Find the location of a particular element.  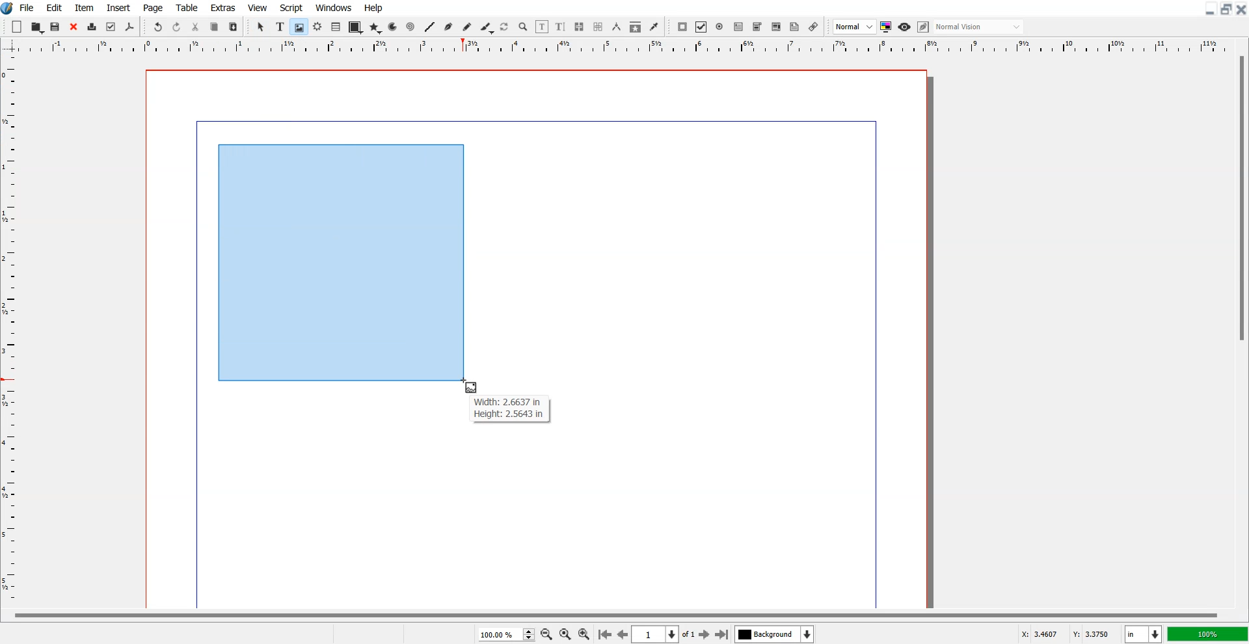

Preview is located at coordinates (904, 27).